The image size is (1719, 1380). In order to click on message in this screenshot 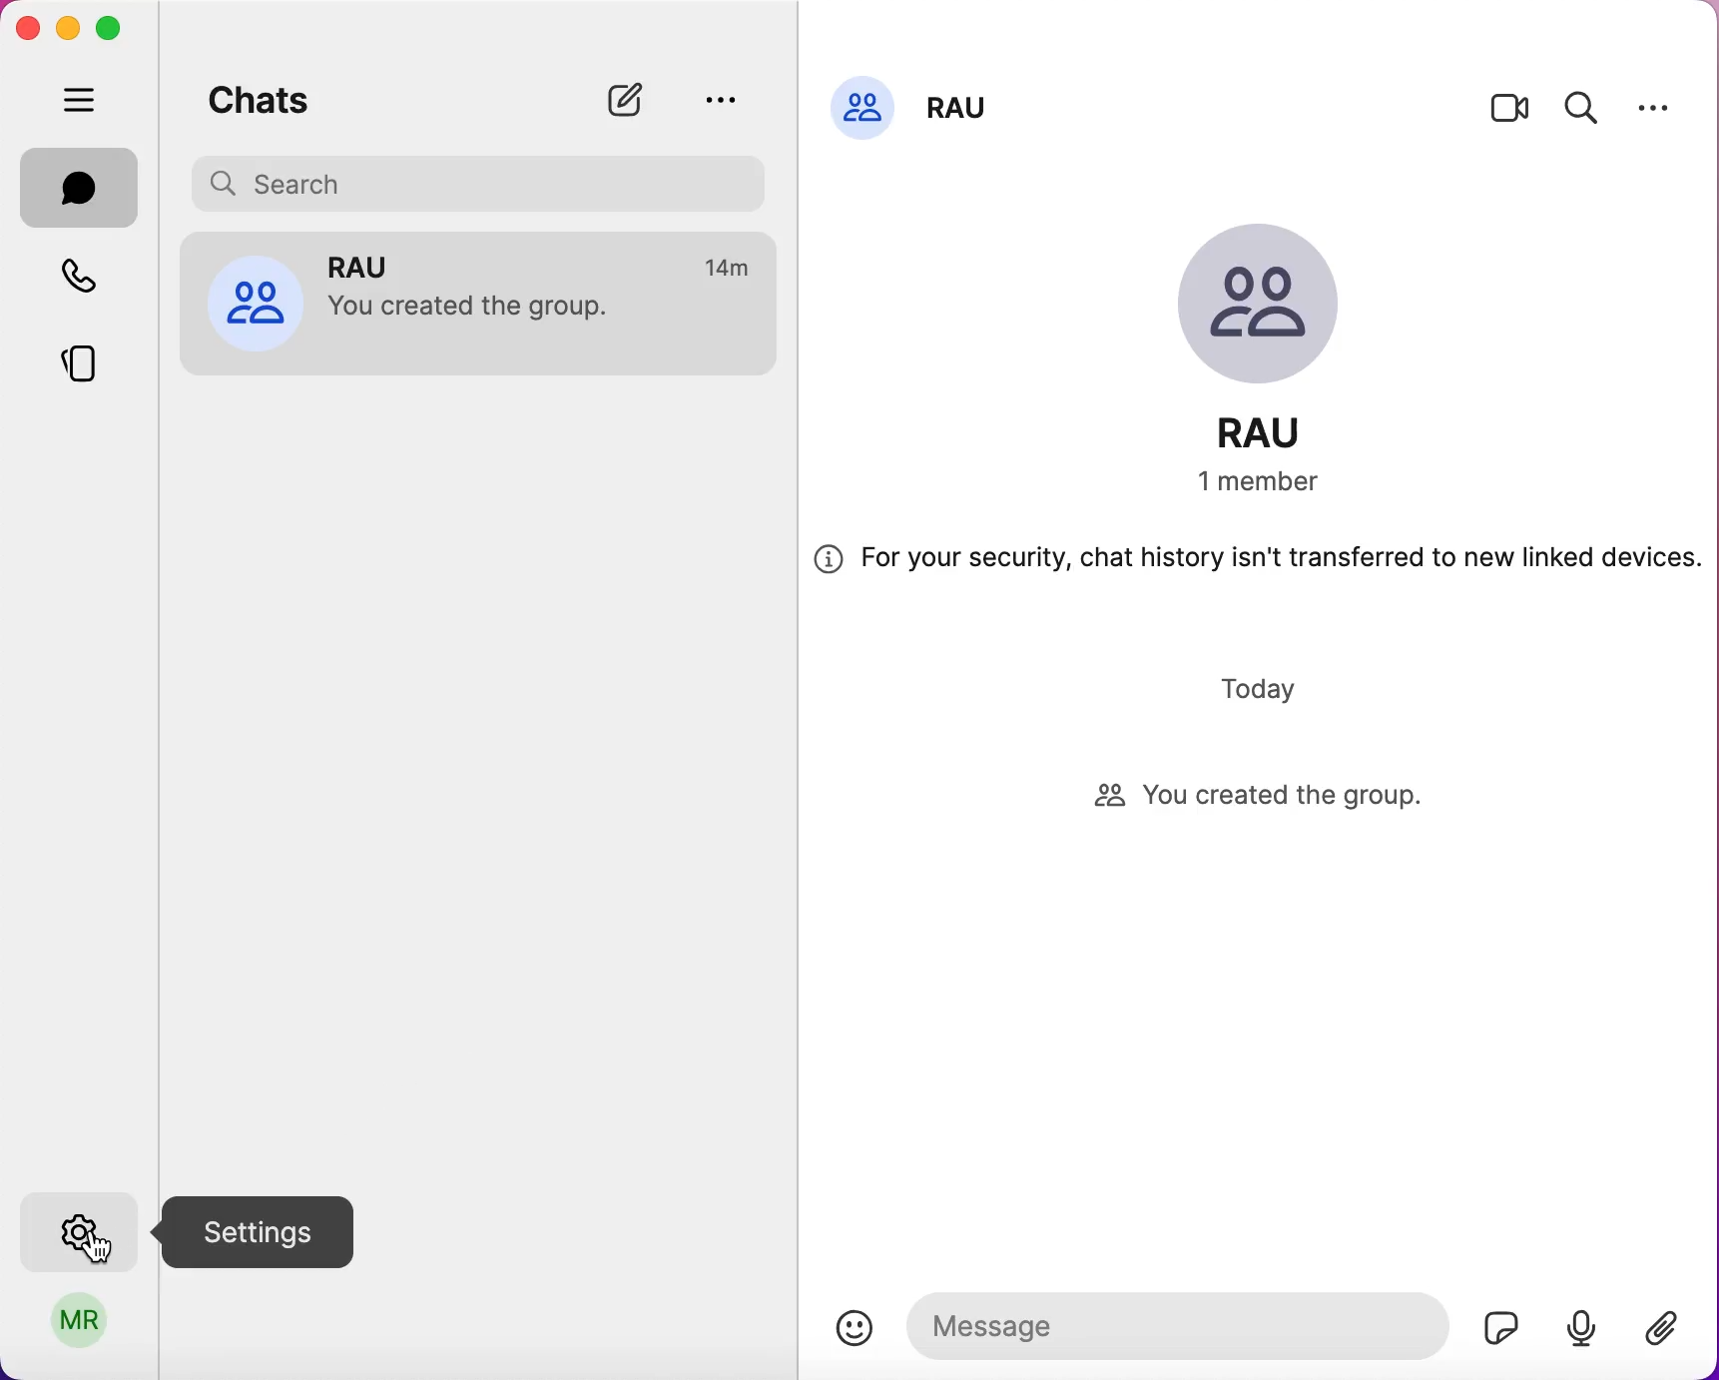, I will do `click(1179, 1322)`.